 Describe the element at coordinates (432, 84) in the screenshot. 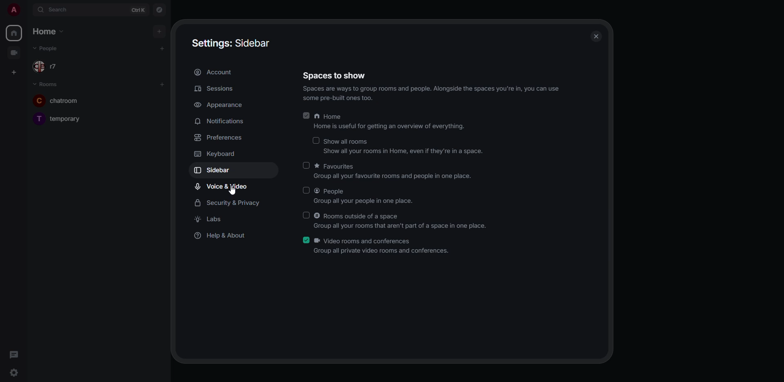

I see `spaces to show` at that location.